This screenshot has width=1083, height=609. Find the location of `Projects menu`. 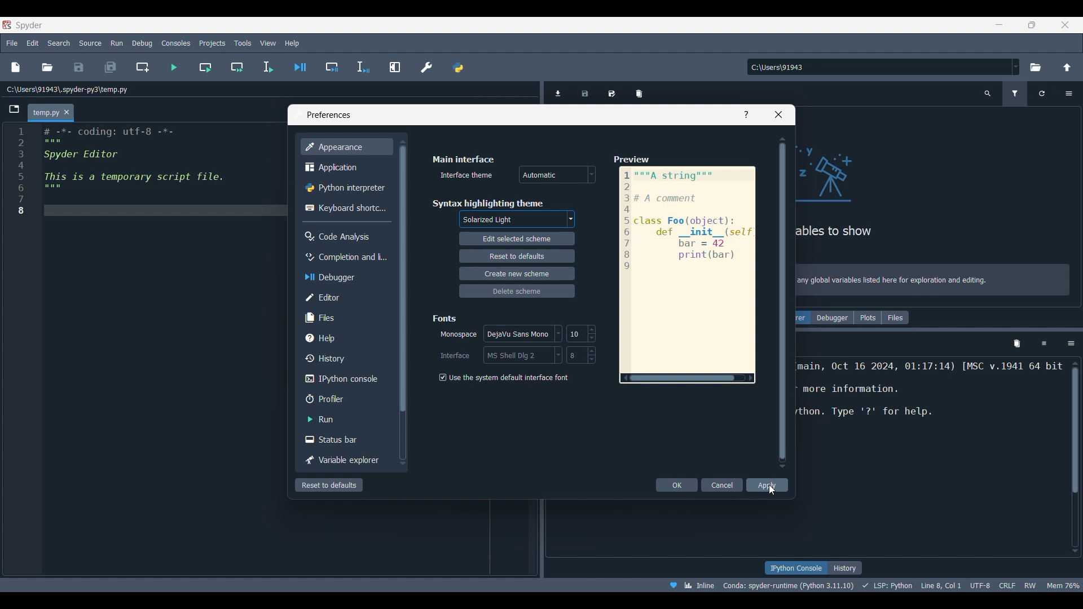

Projects menu is located at coordinates (213, 43).